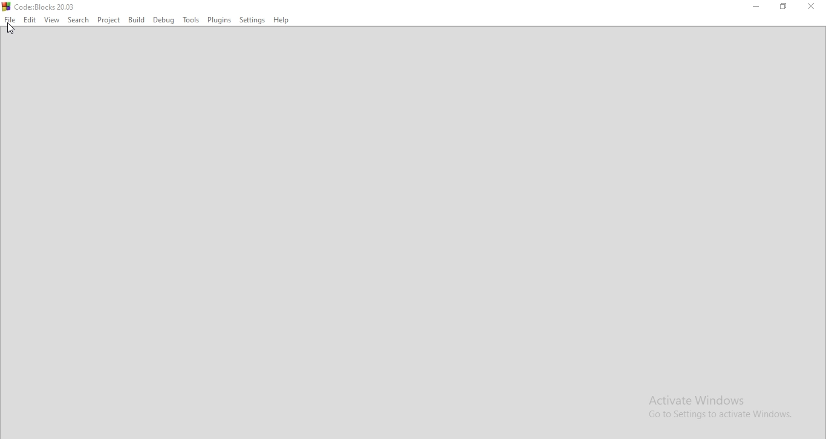 The width and height of the screenshot is (826, 439). Describe the element at coordinates (783, 7) in the screenshot. I see `Restore` at that location.